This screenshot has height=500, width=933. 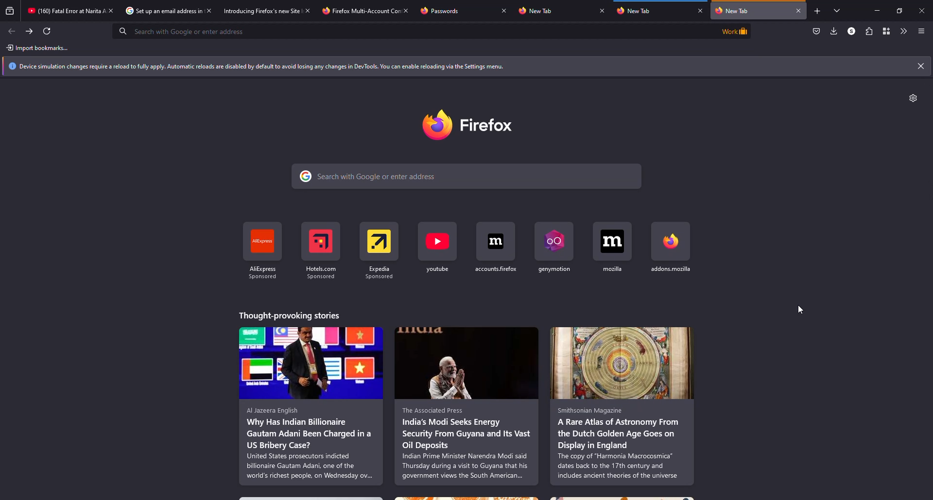 I want to click on close, so click(x=307, y=10).